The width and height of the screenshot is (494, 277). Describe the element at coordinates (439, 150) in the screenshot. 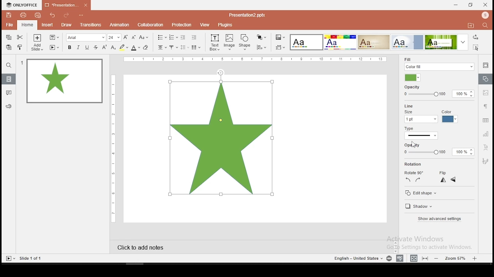

I see `opacity` at that location.